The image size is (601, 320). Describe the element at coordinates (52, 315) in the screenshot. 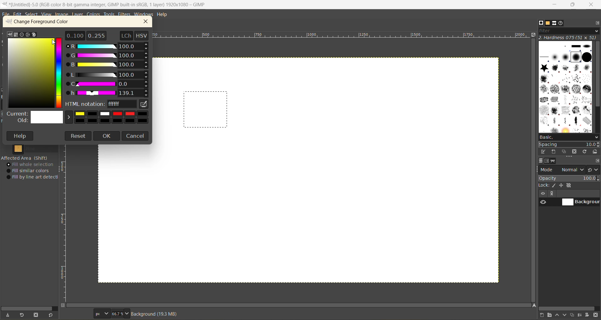

I see `reset to default values` at that location.